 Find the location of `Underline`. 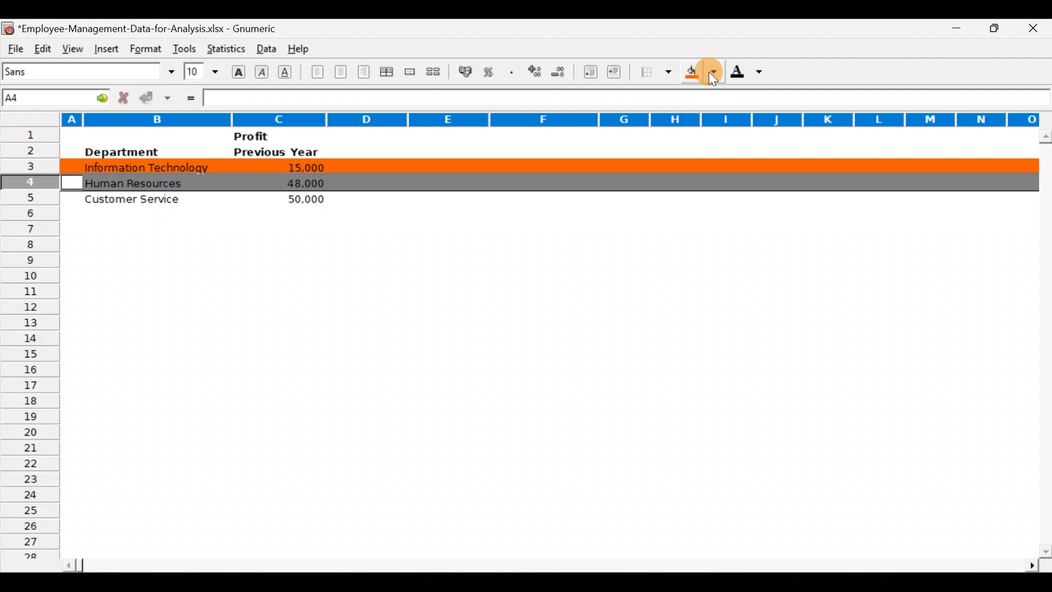

Underline is located at coordinates (288, 71).